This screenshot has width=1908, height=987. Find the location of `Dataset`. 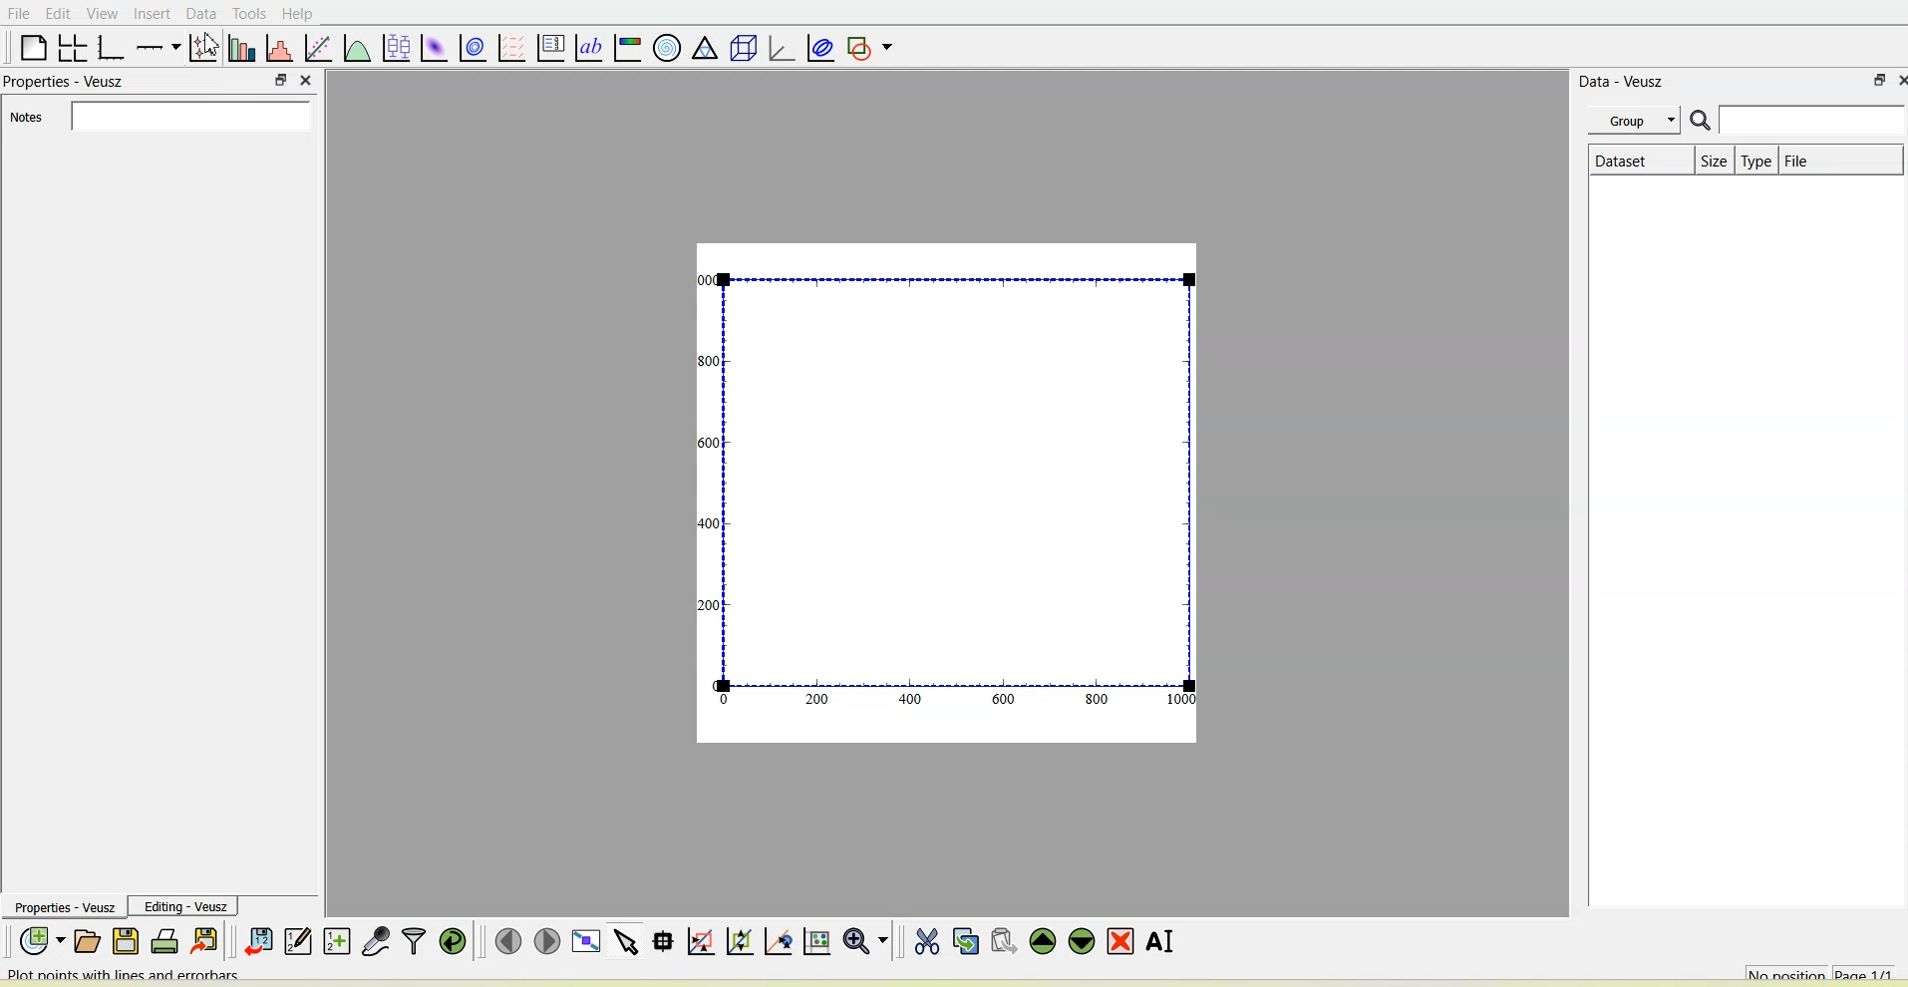

Dataset is located at coordinates (1641, 159).